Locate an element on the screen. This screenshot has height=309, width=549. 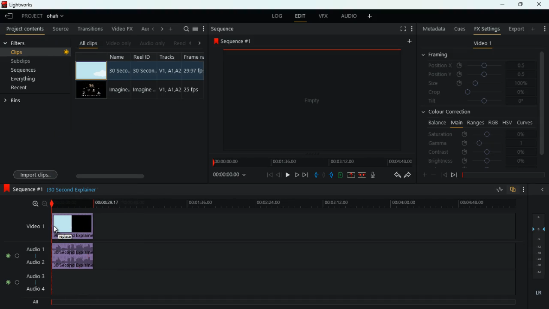
edit is located at coordinates (300, 16).